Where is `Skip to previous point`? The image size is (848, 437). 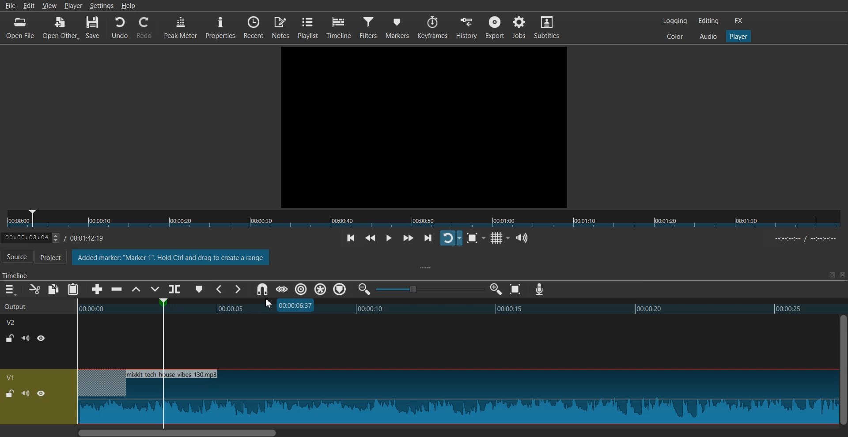
Skip to previous point is located at coordinates (351, 239).